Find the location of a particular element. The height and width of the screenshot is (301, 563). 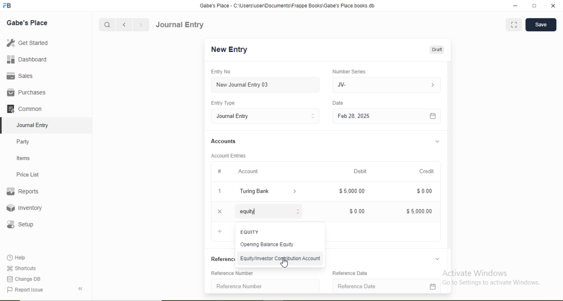

Calendar is located at coordinates (433, 117).